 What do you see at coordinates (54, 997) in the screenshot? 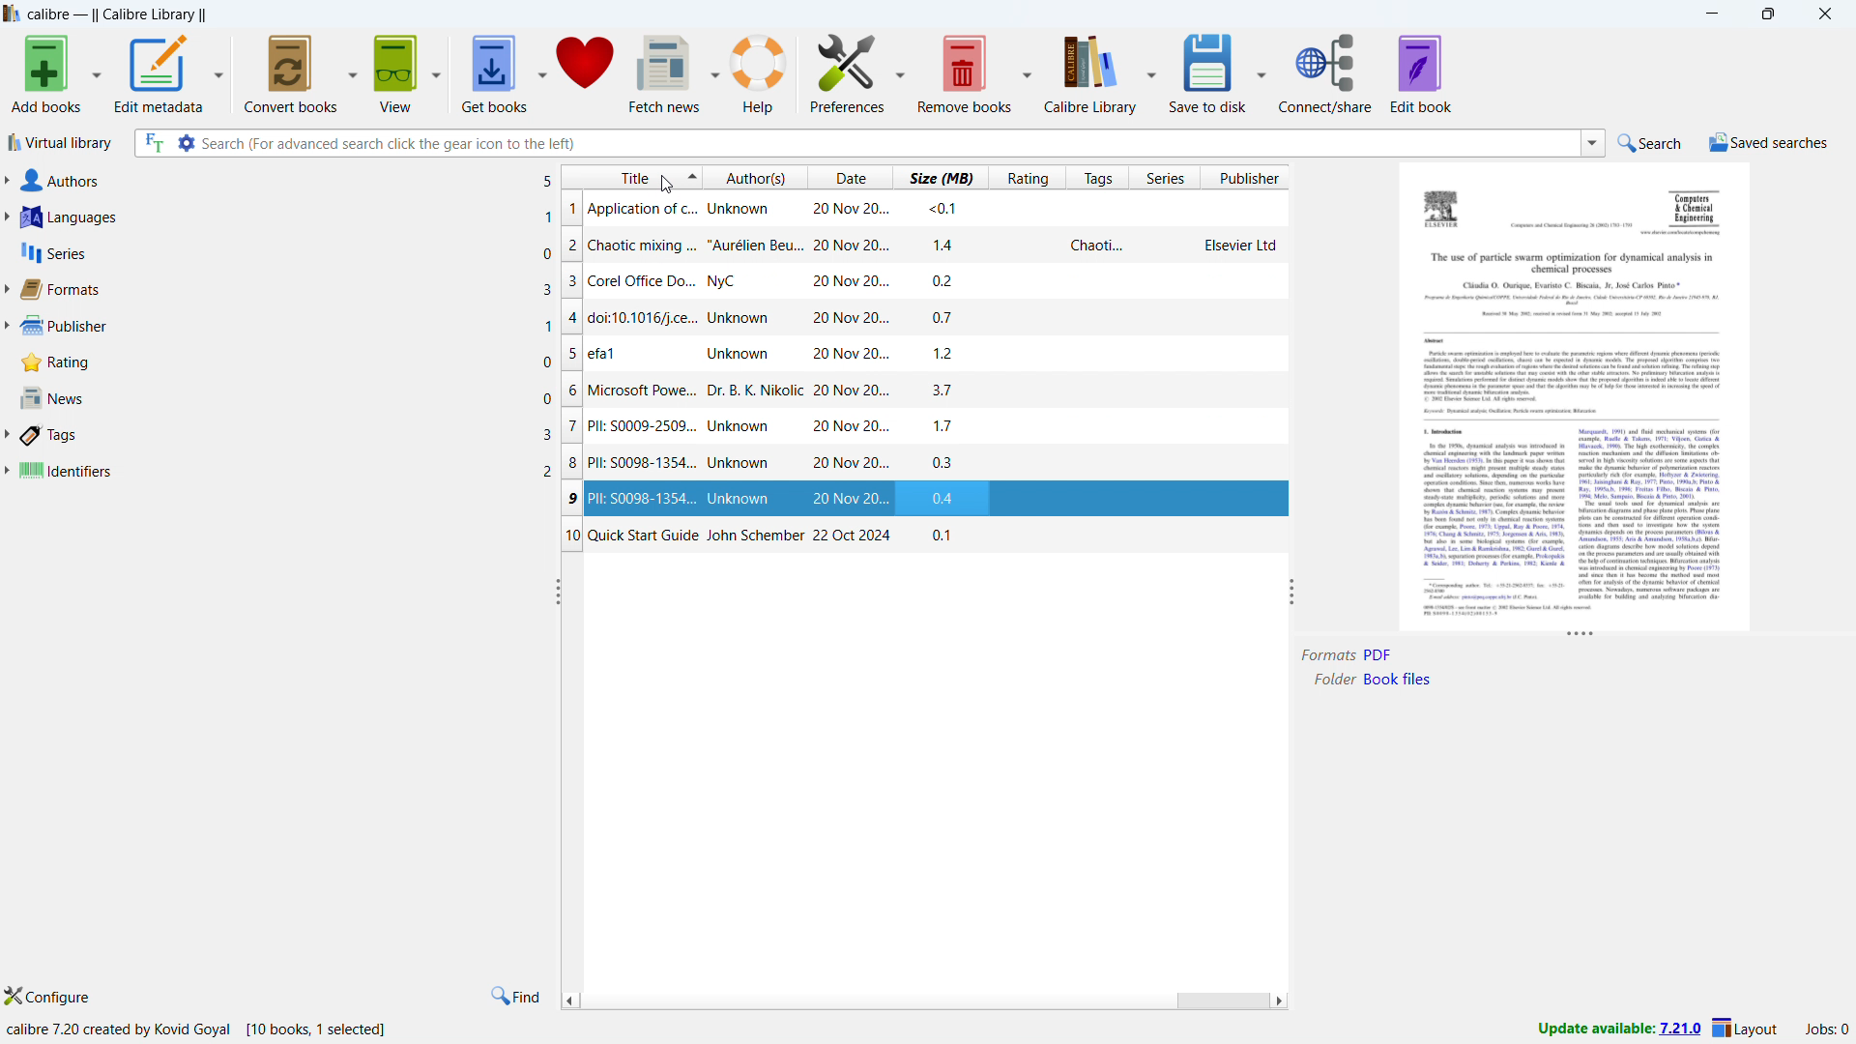
I see `configure` at bounding box center [54, 997].